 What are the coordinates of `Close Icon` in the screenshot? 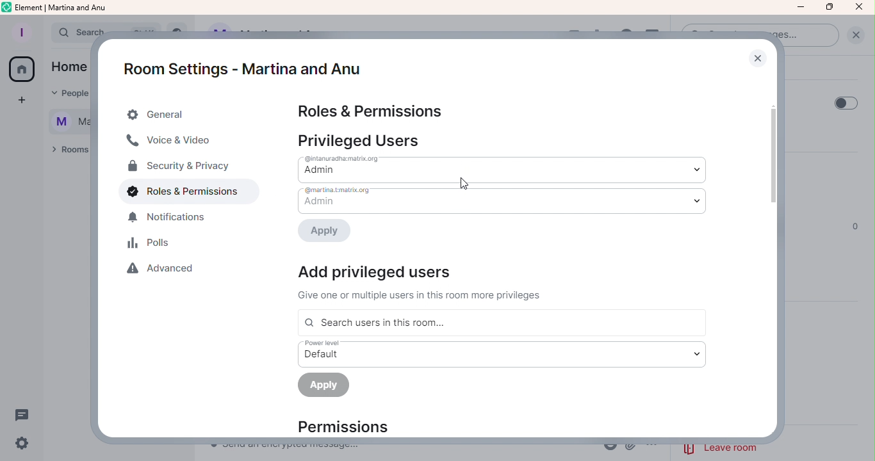 It's located at (860, 8).